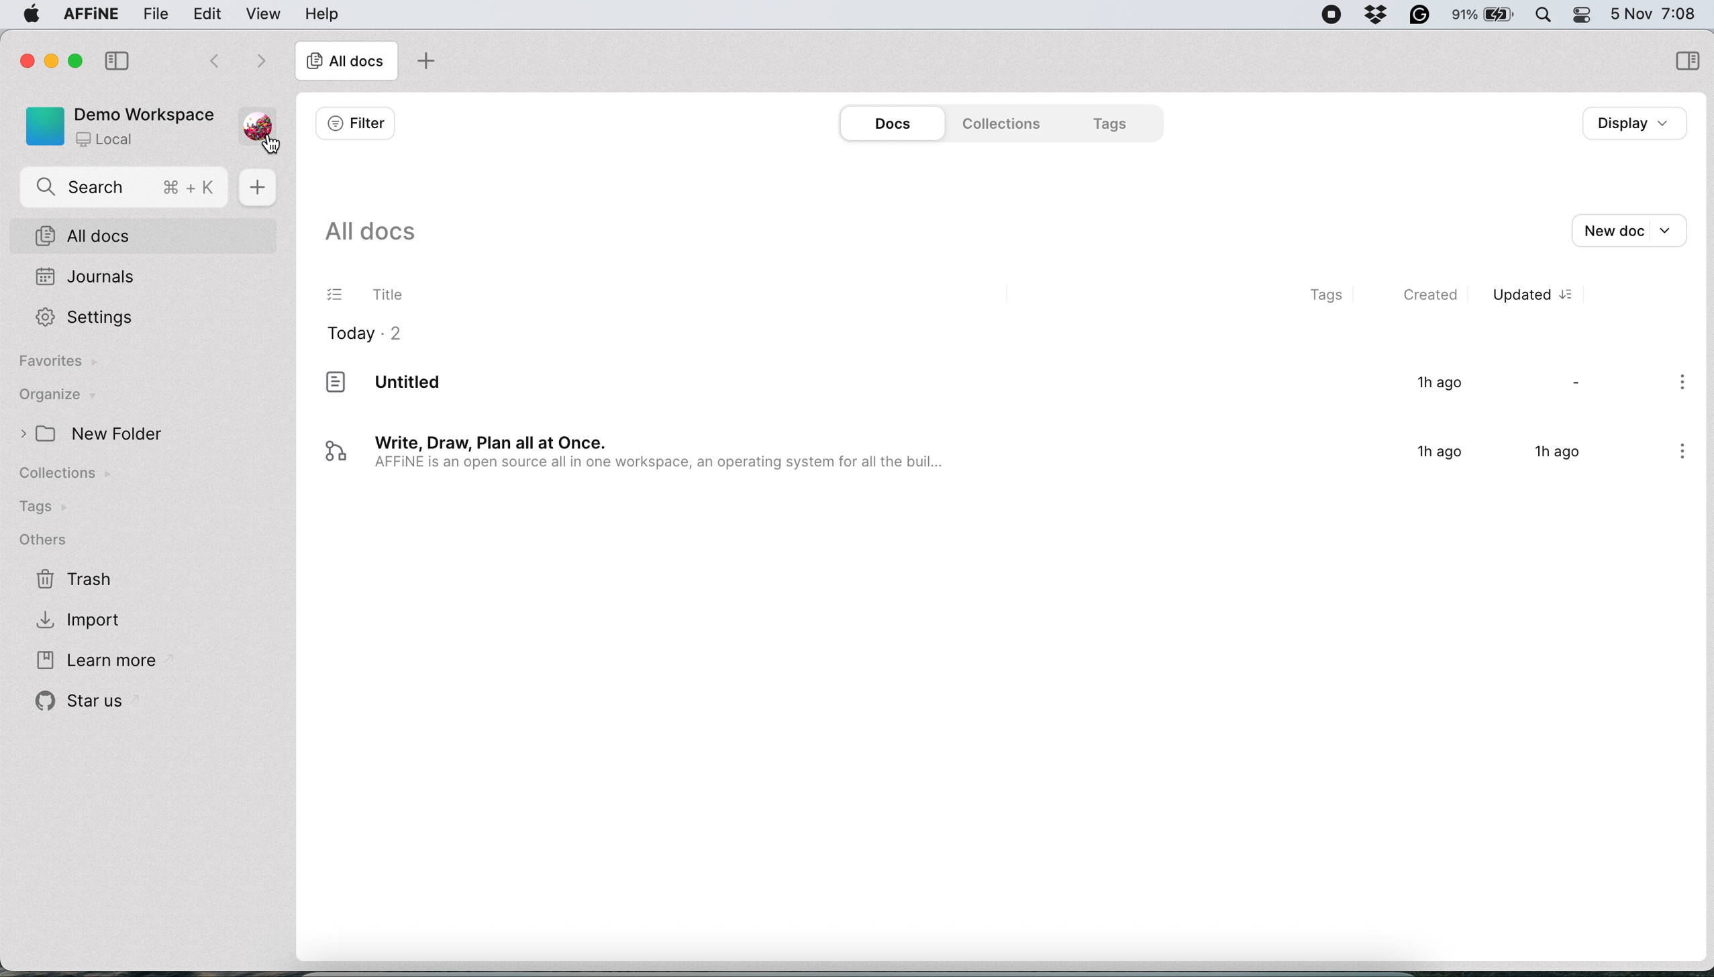 This screenshot has height=977, width=1714. What do you see at coordinates (258, 189) in the screenshot?
I see `new doc` at bounding box center [258, 189].